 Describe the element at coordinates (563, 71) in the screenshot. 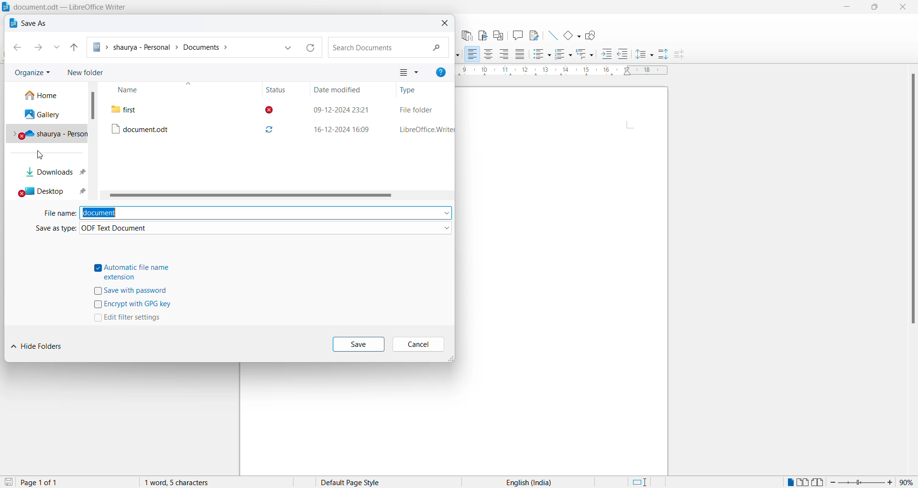

I see `ruler` at that location.